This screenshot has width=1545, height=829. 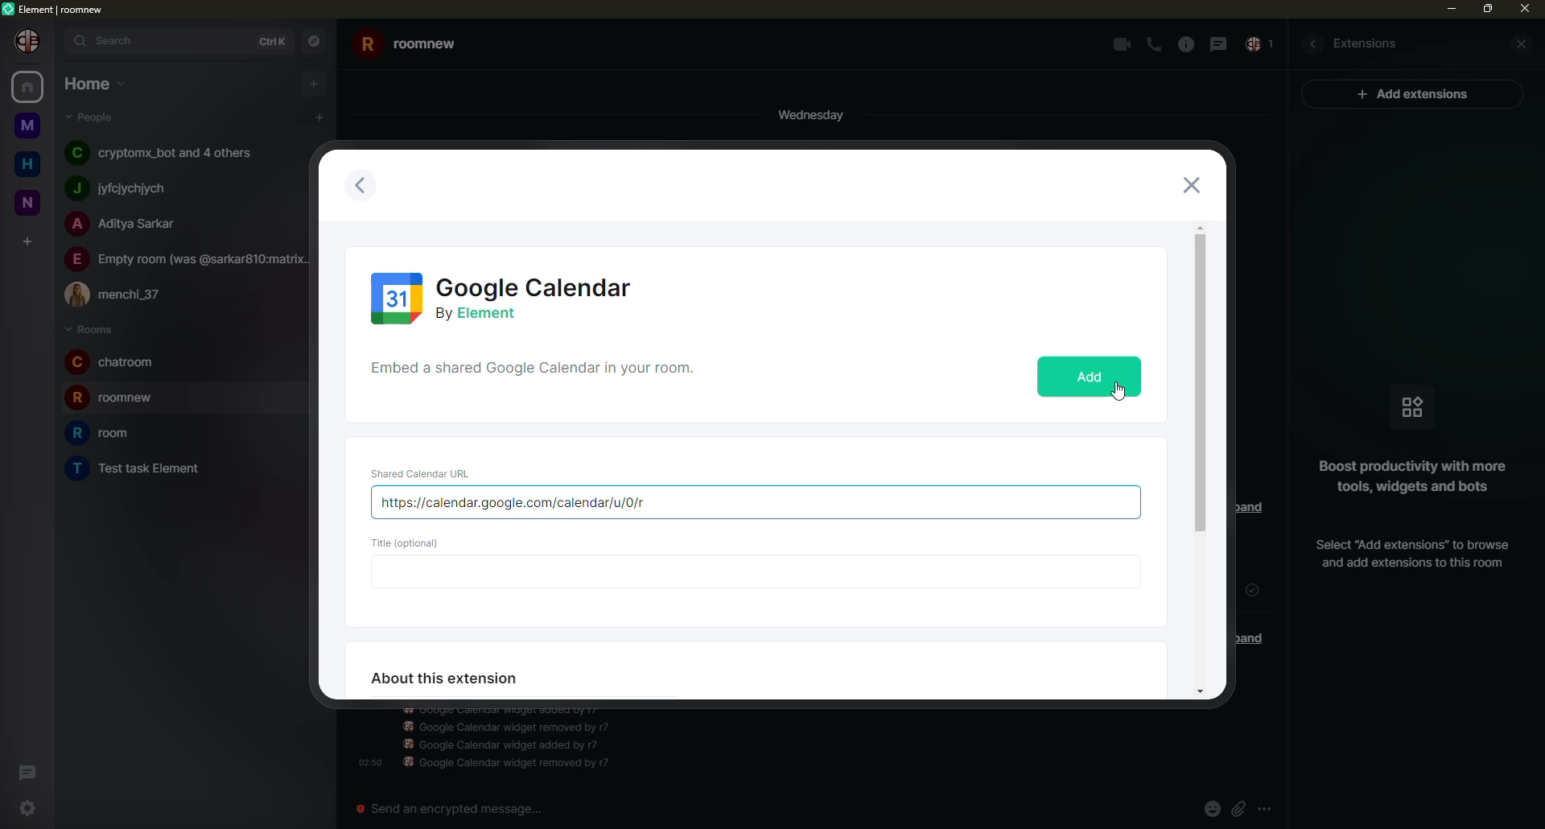 I want to click on message, so click(x=1221, y=45).